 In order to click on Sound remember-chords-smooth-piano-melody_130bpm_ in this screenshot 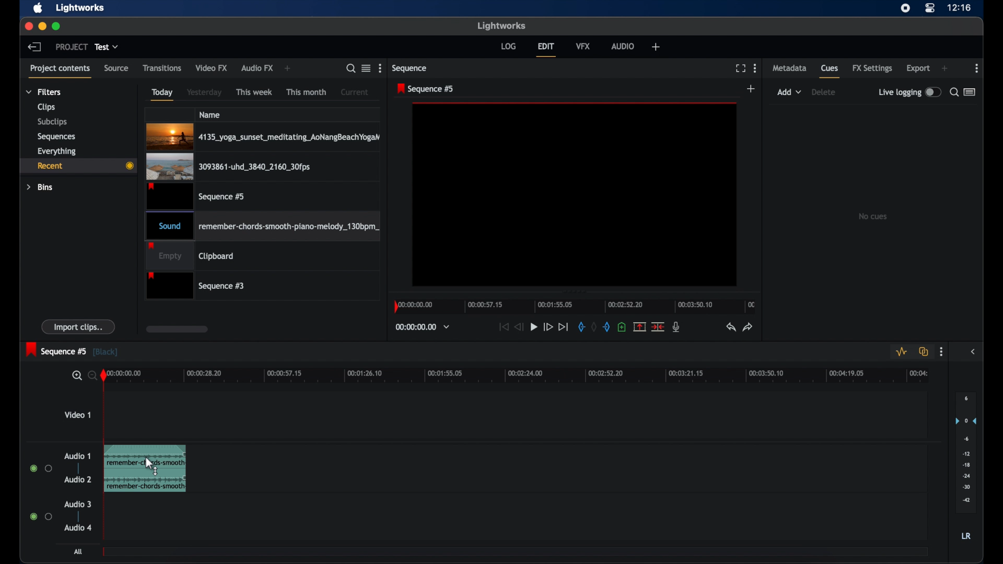, I will do `click(258, 227)`.